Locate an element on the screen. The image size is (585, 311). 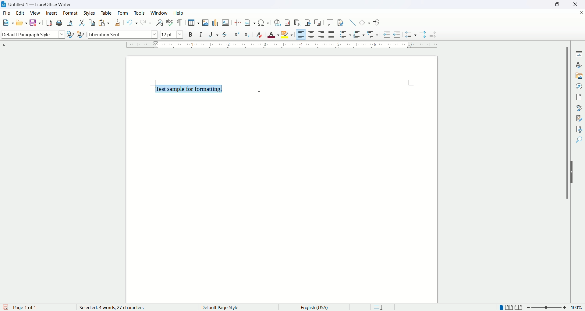
zoom factor is located at coordinates (554, 308).